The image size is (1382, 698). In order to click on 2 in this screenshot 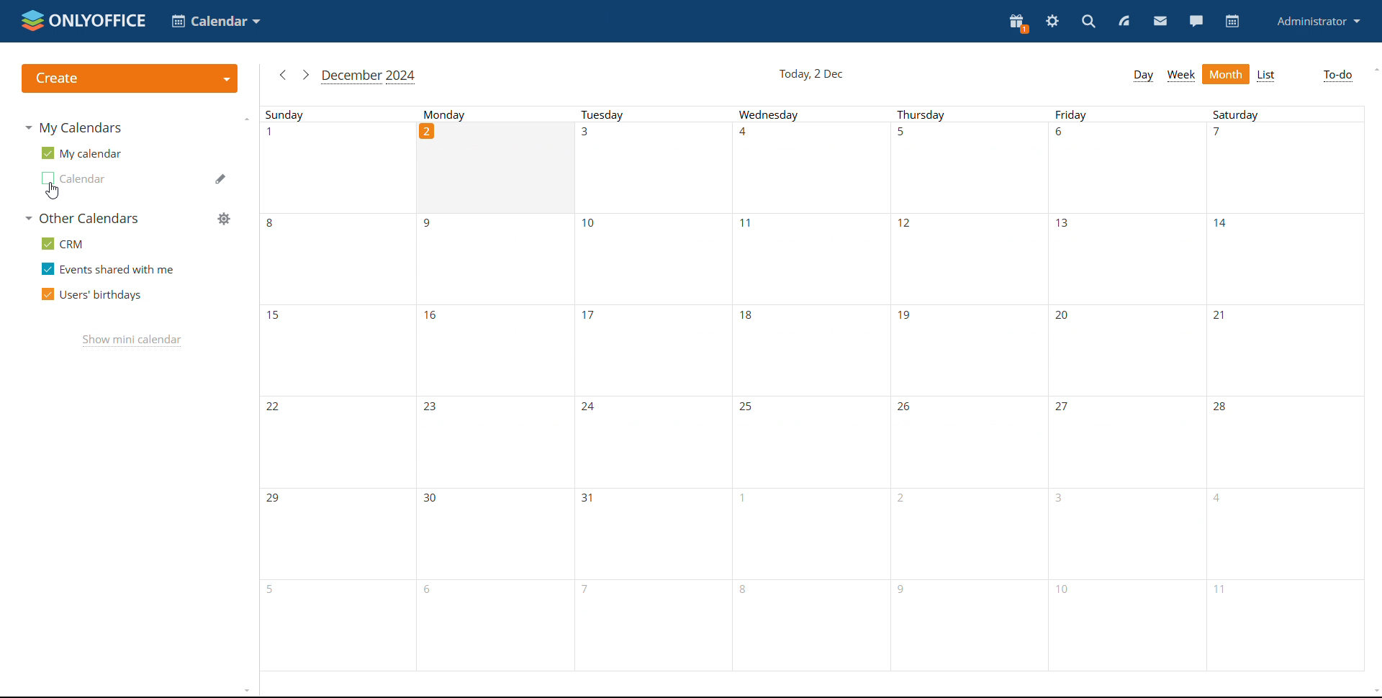, I will do `click(967, 532)`.